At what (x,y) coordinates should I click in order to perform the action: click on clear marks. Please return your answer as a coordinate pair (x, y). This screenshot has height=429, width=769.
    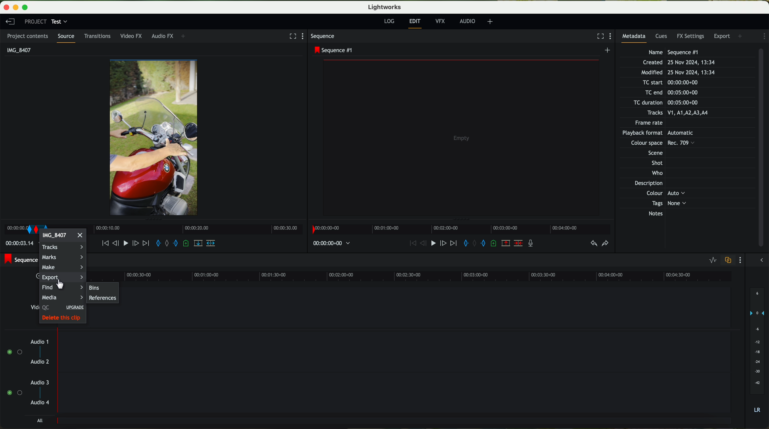
    Looking at the image, I should click on (169, 243).